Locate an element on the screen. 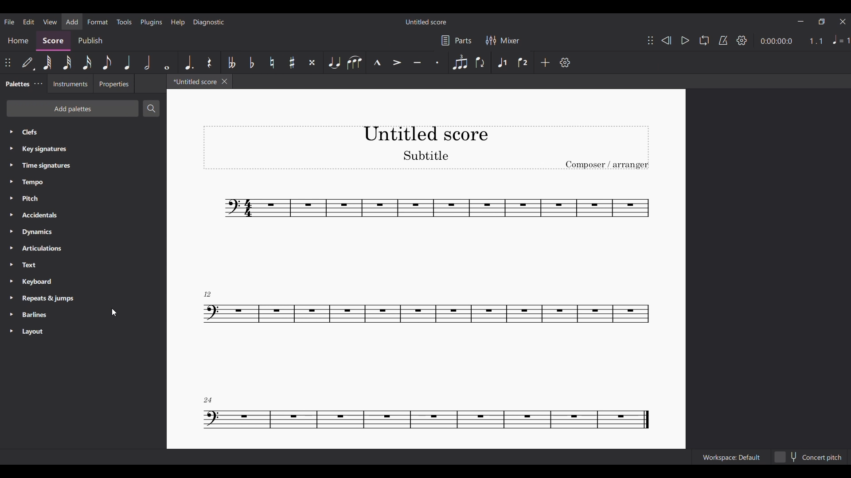 This screenshot has width=851, height=478. edit is located at coordinates (27, 62).